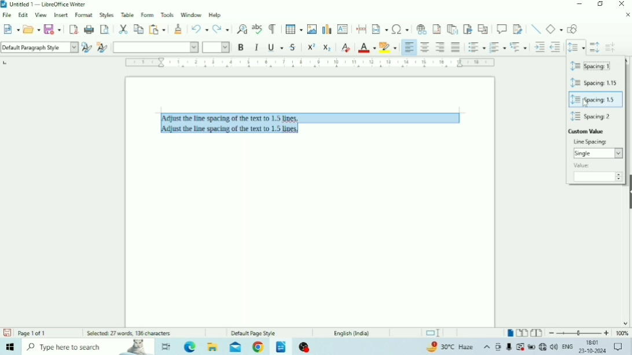 Image resolution: width=632 pixels, height=355 pixels. I want to click on Copy, so click(138, 28).